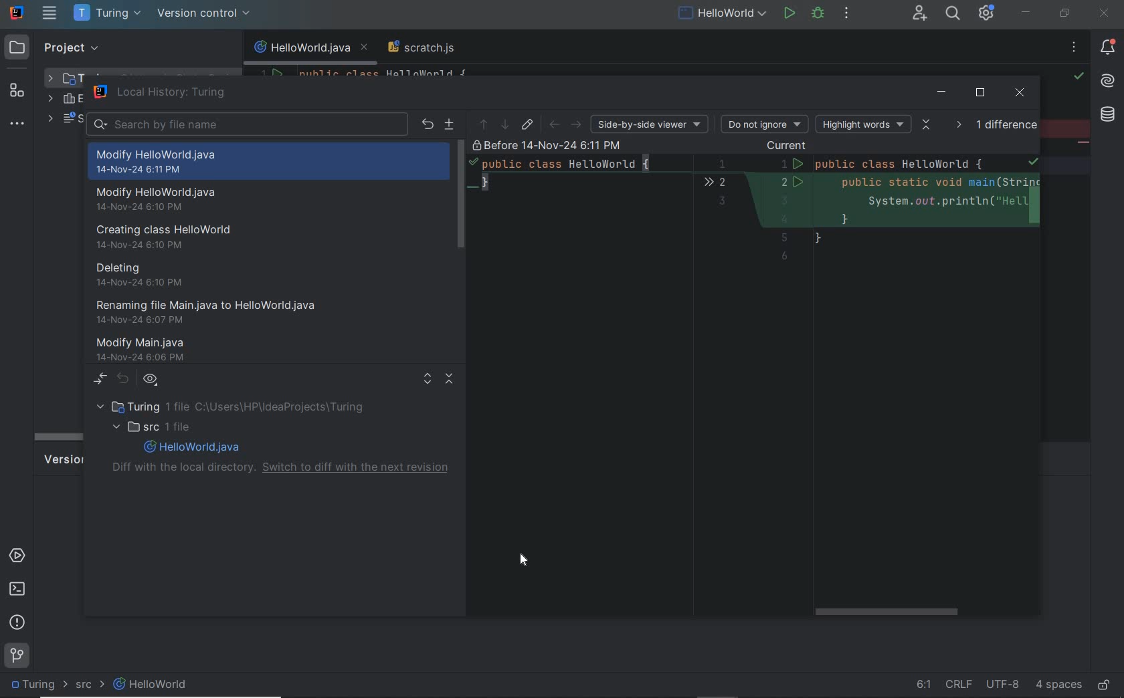 The image size is (1124, 698). Describe the element at coordinates (526, 126) in the screenshot. I see `jump to source` at that location.